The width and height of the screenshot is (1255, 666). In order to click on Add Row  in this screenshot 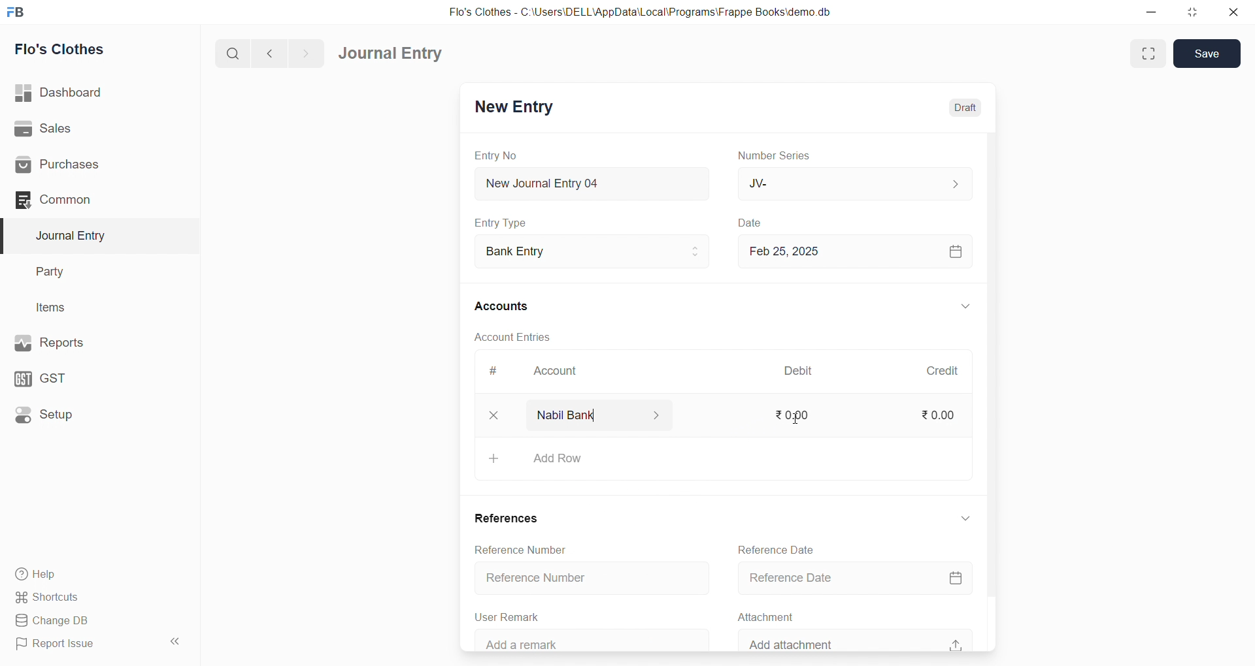, I will do `click(718, 458)`.